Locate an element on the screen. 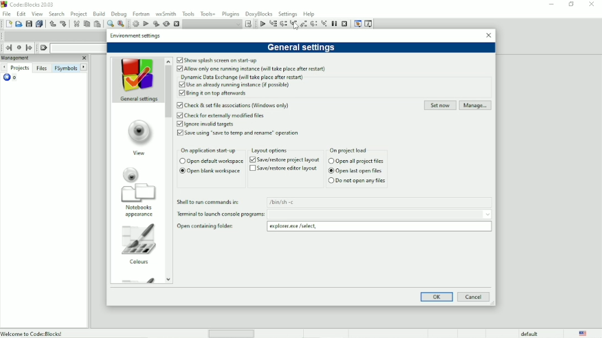  dropdown is located at coordinates (487, 214).